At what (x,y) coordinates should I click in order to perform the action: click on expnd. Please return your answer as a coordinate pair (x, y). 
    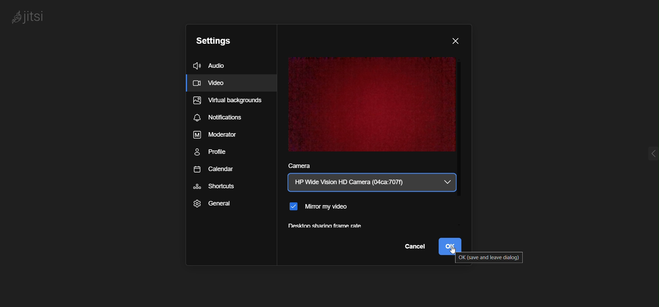
    Looking at the image, I should click on (644, 152).